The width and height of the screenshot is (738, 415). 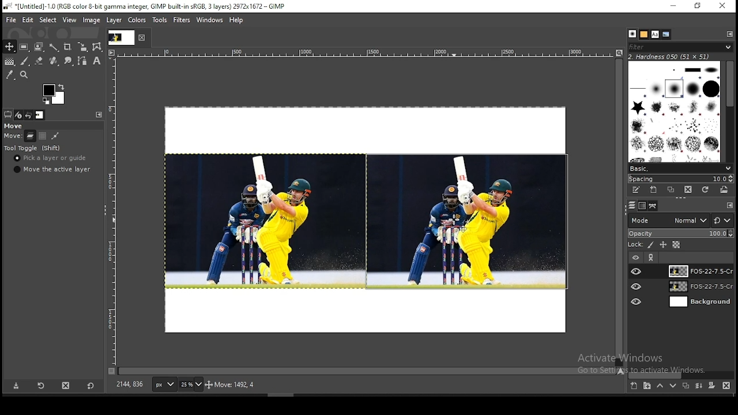 What do you see at coordinates (54, 94) in the screenshot?
I see `colors` at bounding box center [54, 94].